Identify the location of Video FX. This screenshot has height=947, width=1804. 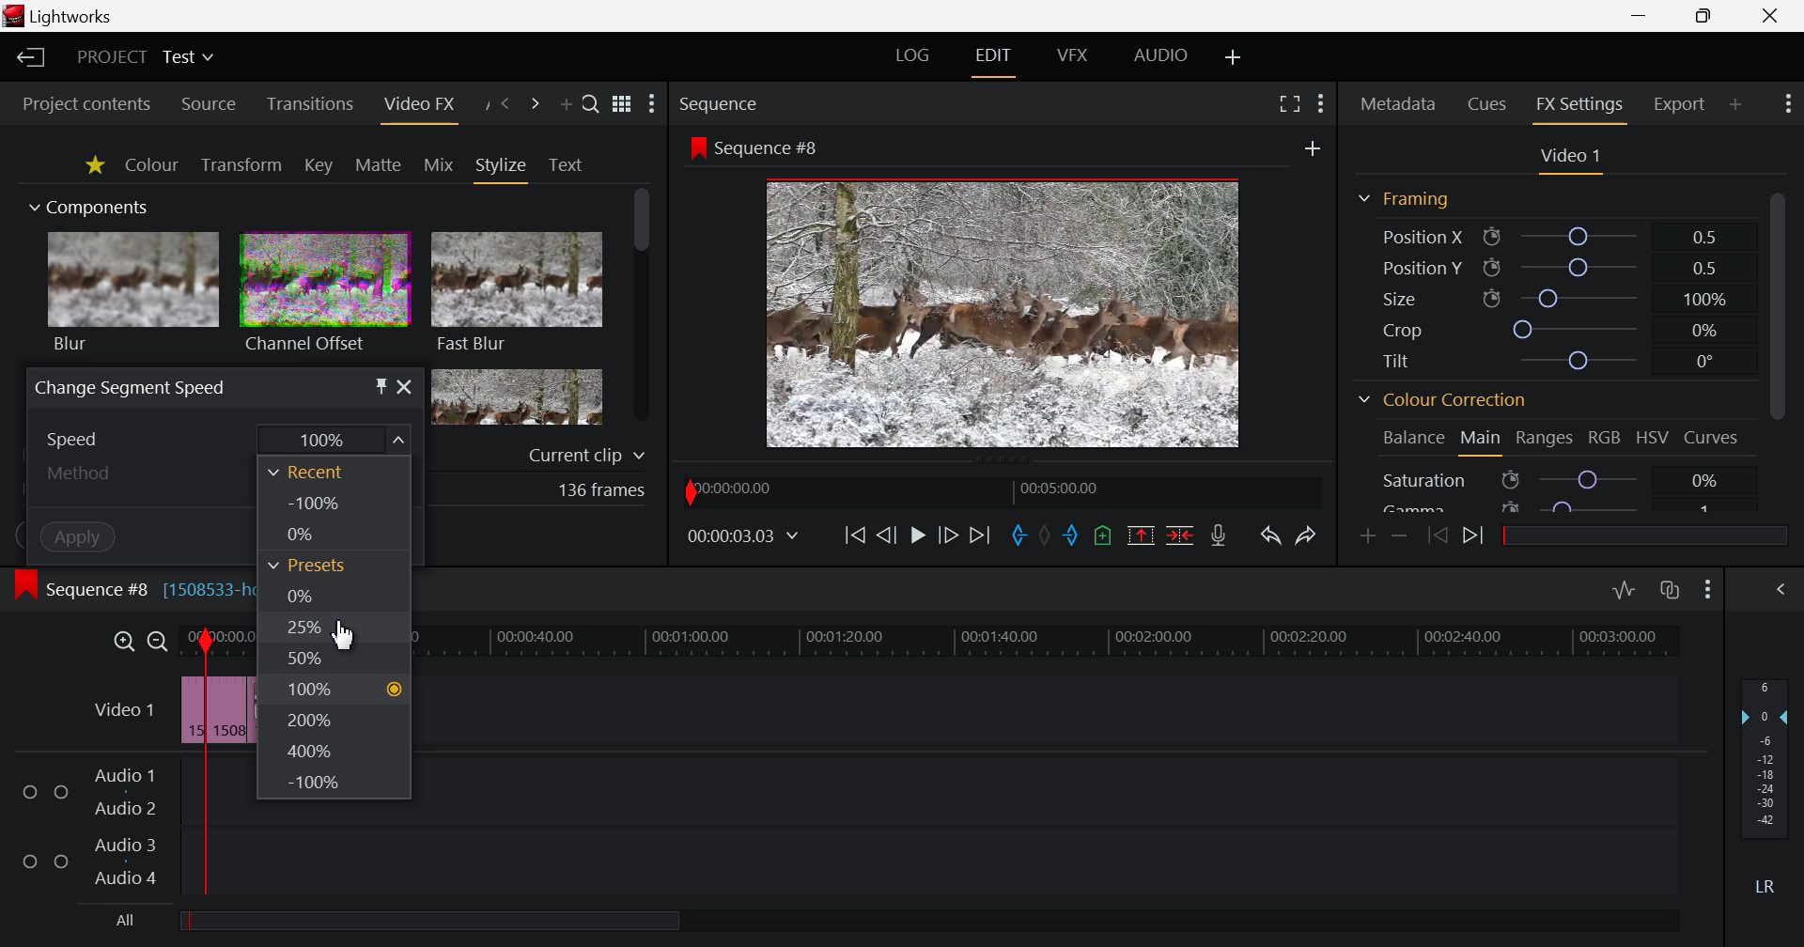
(418, 105).